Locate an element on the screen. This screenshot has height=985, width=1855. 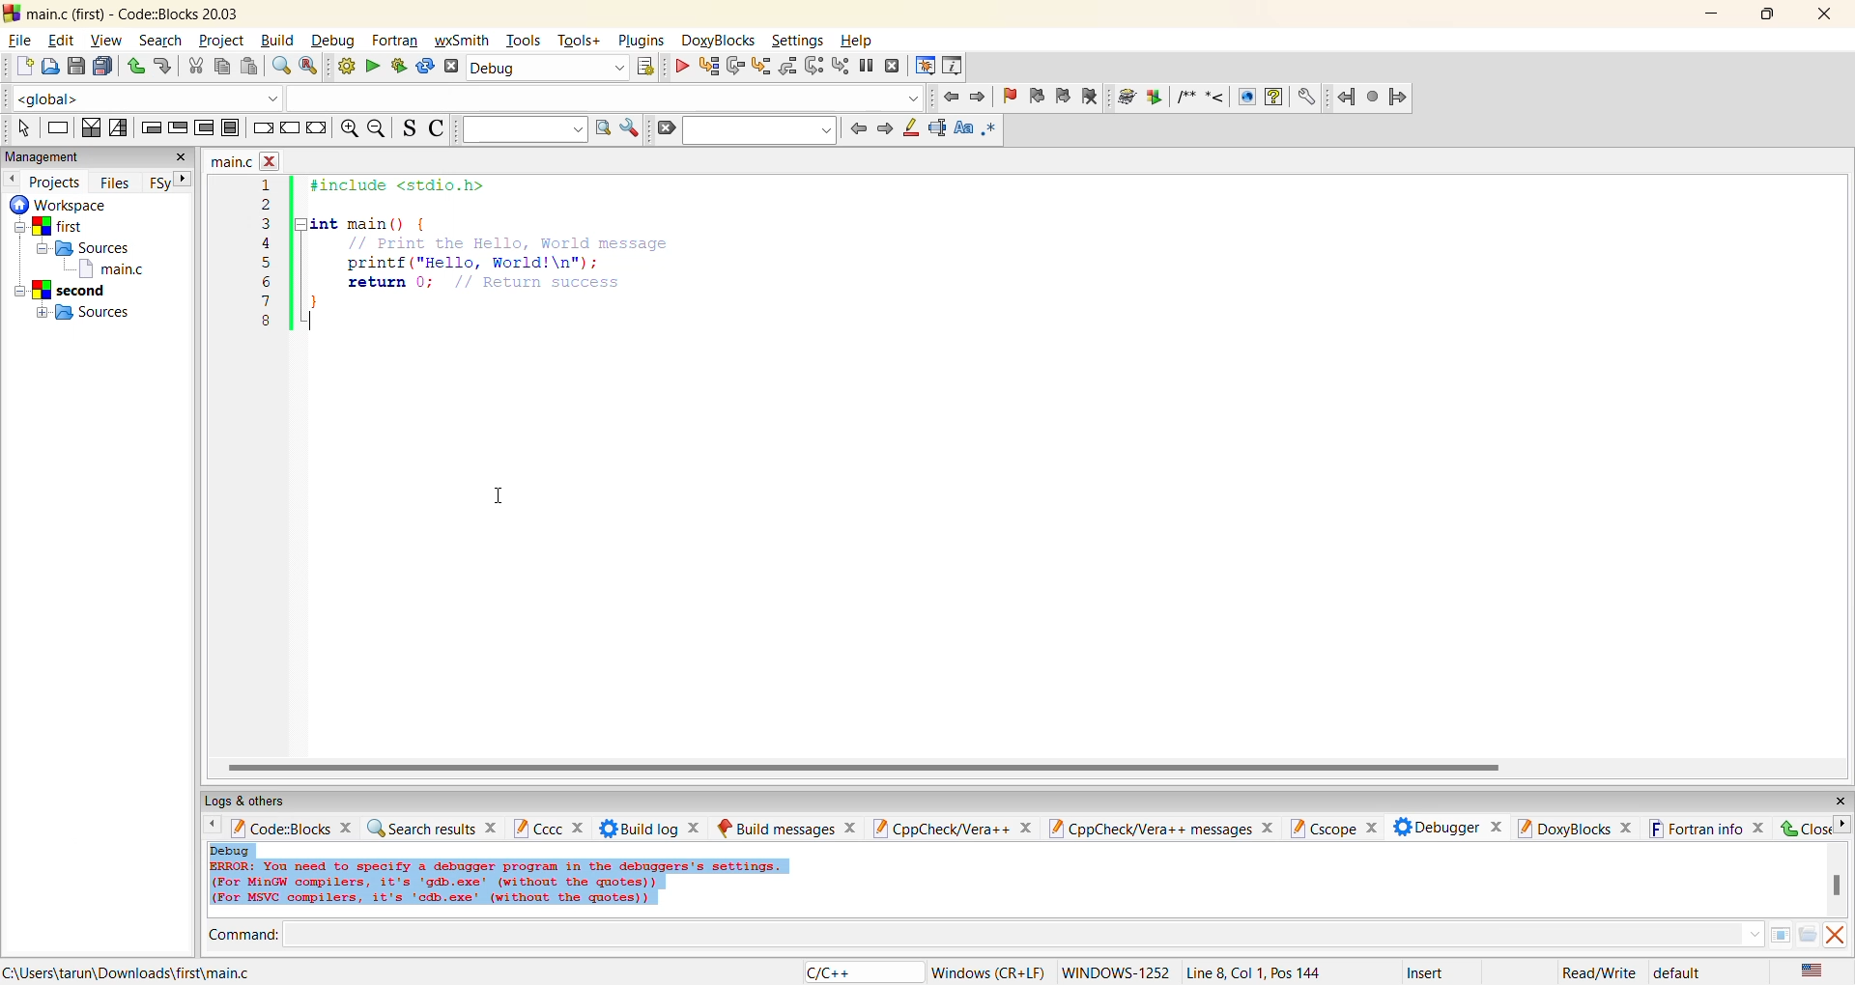
search is located at coordinates (761, 130).